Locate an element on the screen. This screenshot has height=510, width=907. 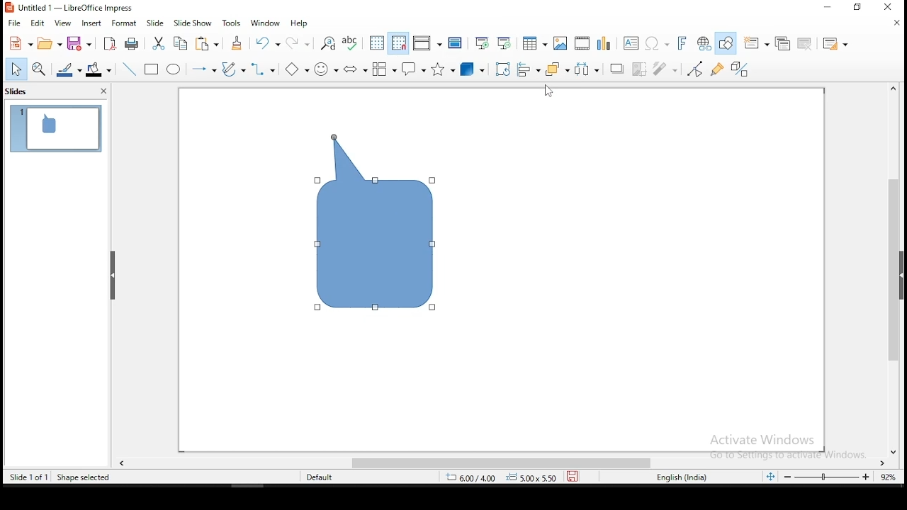
distribute is located at coordinates (587, 68).